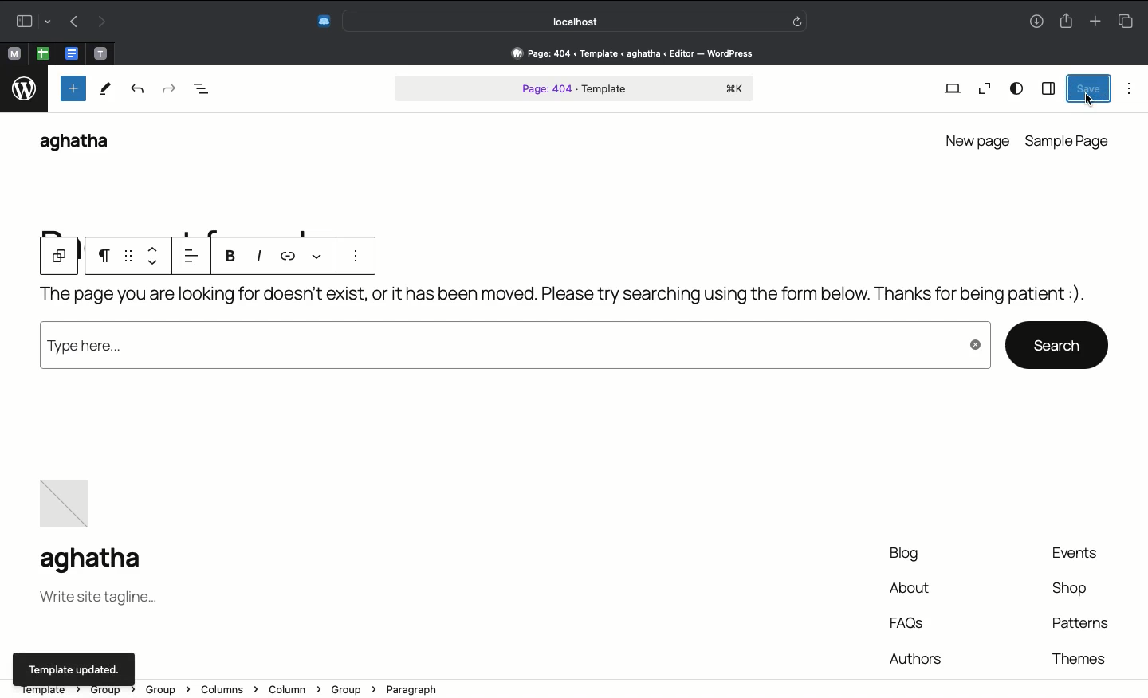 The image size is (1148, 698). I want to click on FAQs, so click(910, 622).